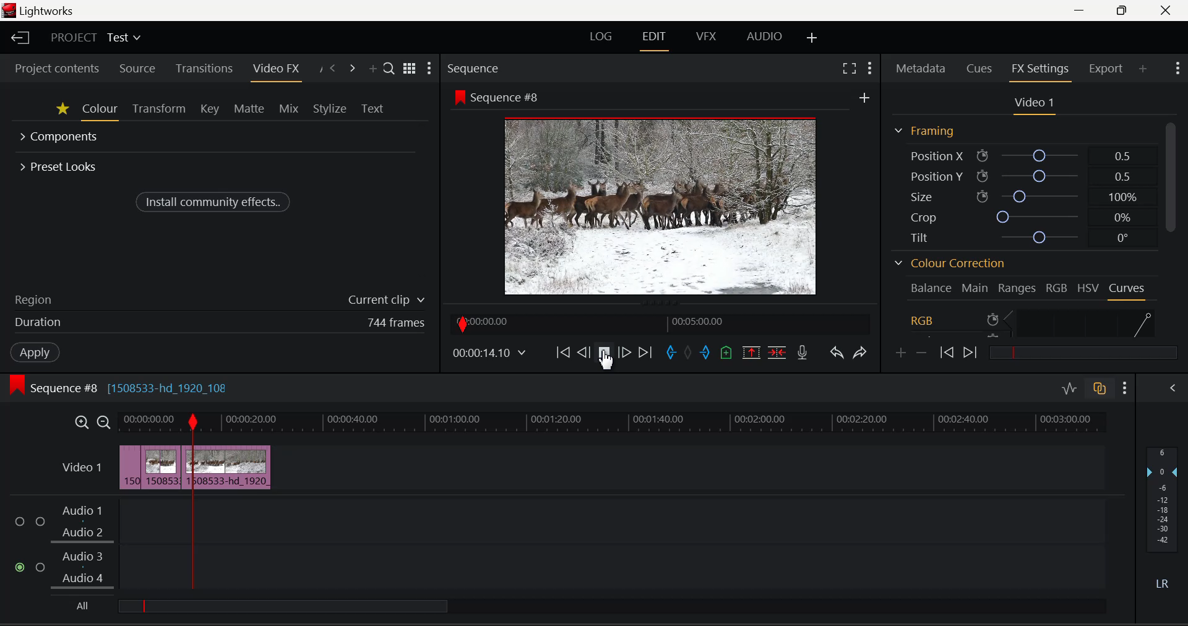 The image size is (1188, 626). I want to click on Project Title, so click(95, 38).